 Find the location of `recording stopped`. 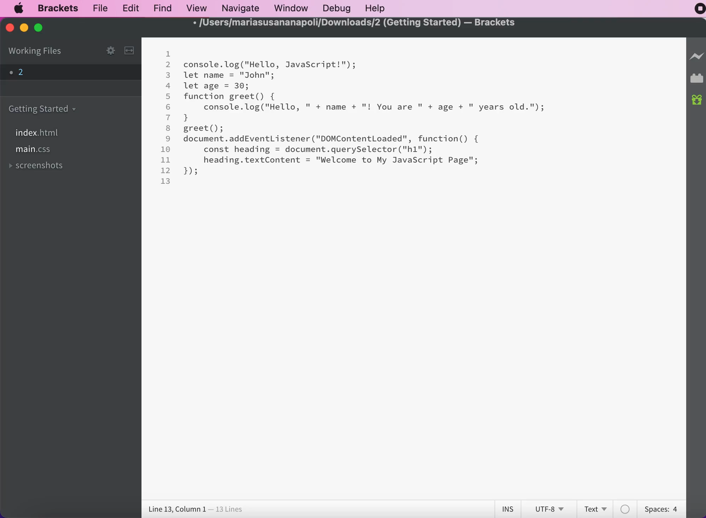

recording stopped is located at coordinates (697, 10).